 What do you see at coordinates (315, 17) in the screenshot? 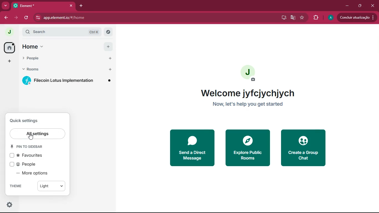
I see `extensions` at bounding box center [315, 17].